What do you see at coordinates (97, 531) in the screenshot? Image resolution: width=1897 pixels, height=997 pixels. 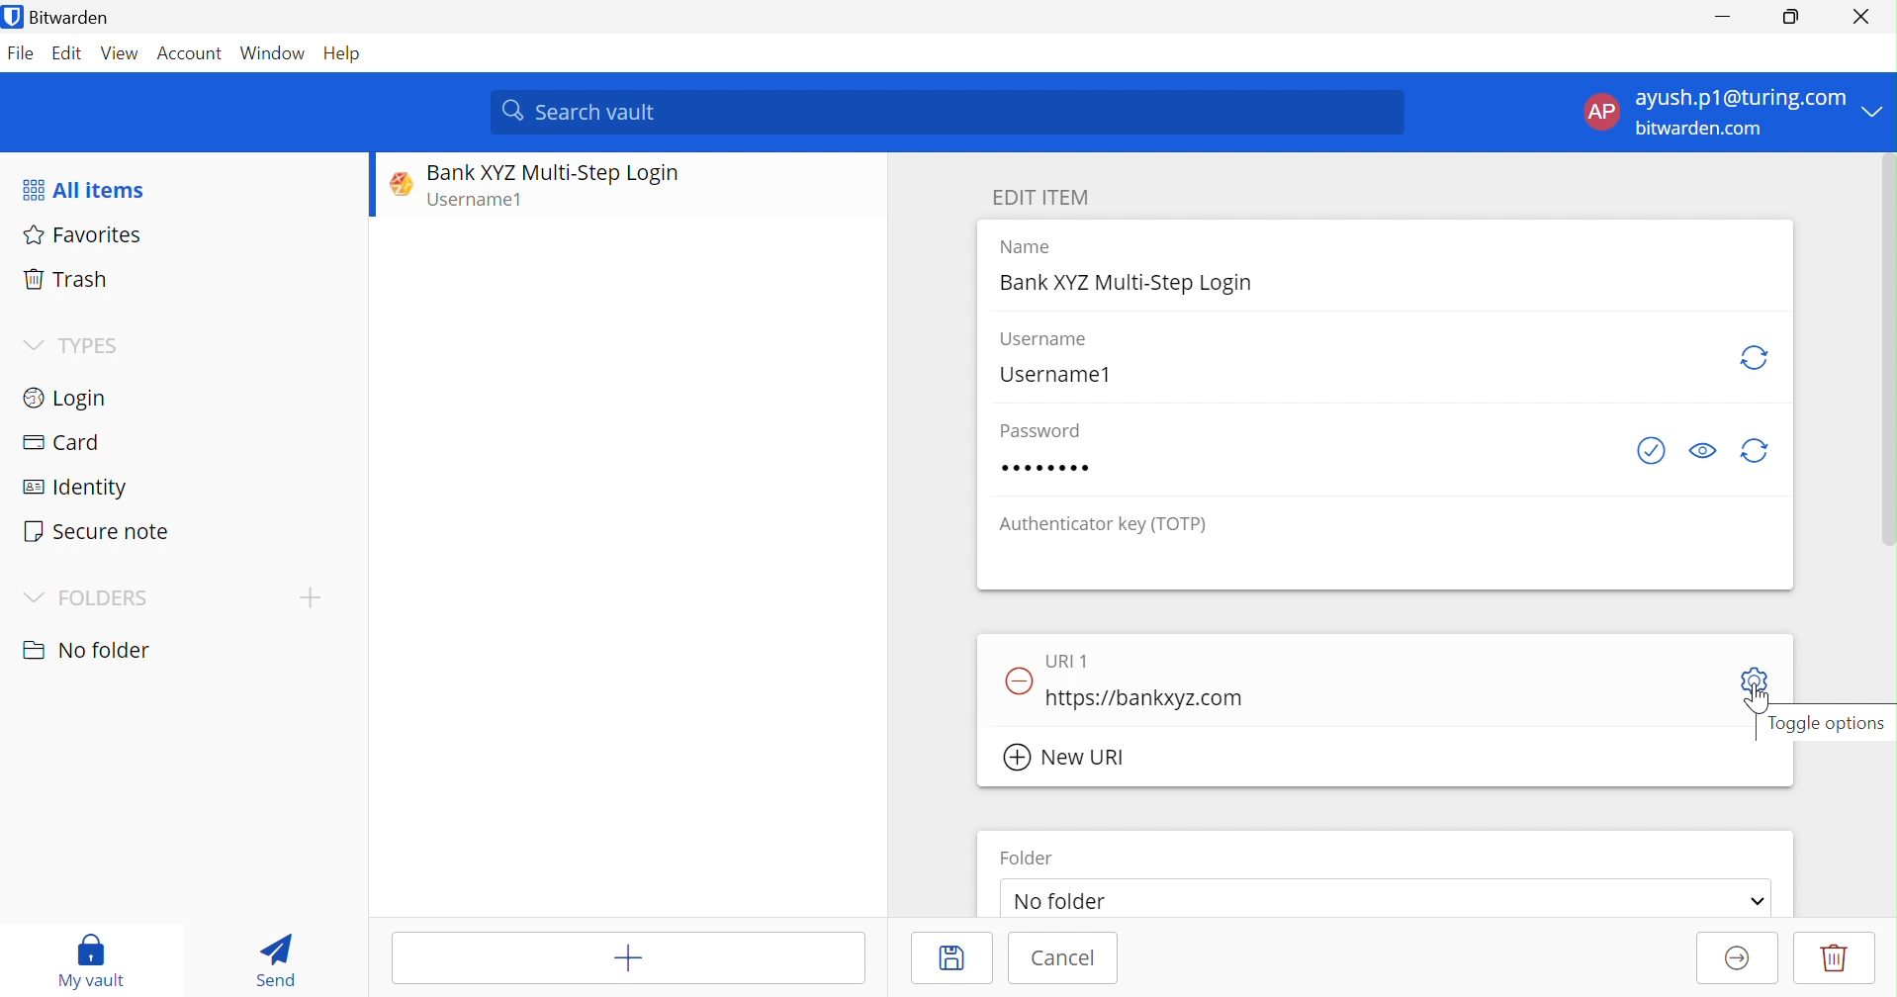 I see `Secure note` at bounding box center [97, 531].